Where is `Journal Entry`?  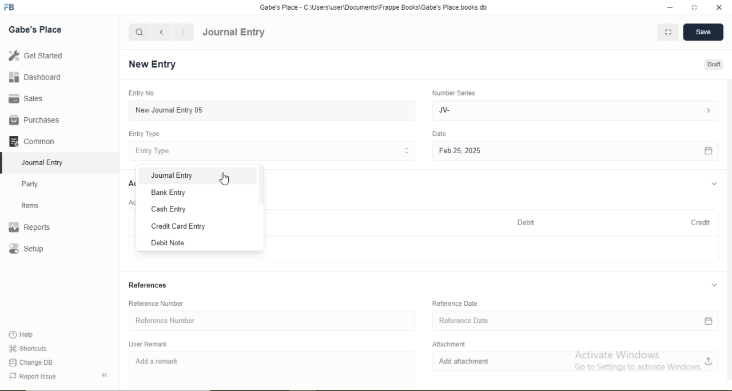 Journal Entry is located at coordinates (234, 33).